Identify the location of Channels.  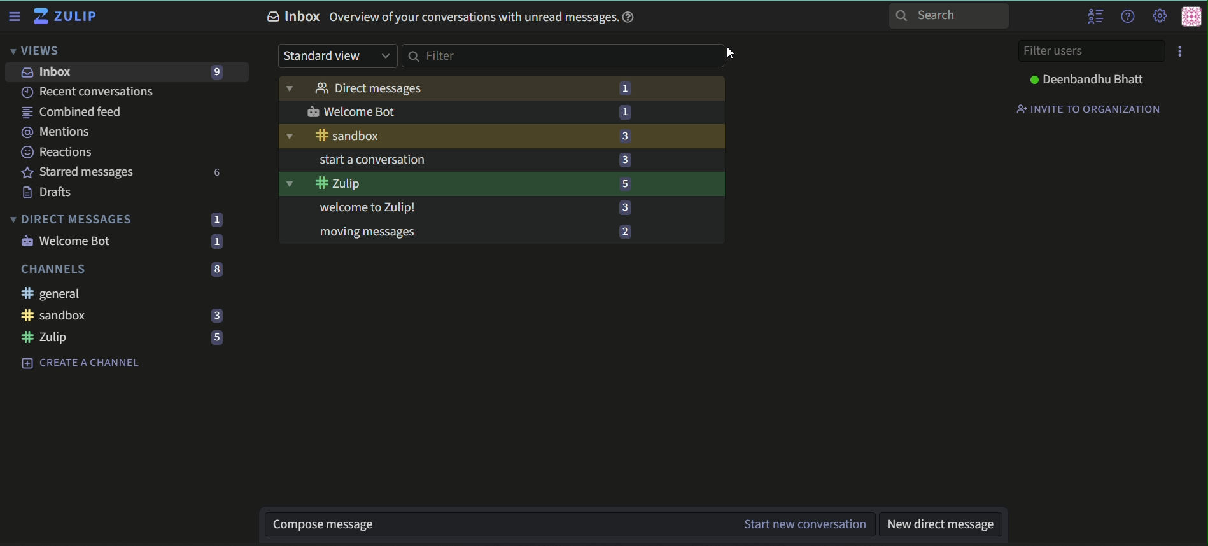
(53, 269).